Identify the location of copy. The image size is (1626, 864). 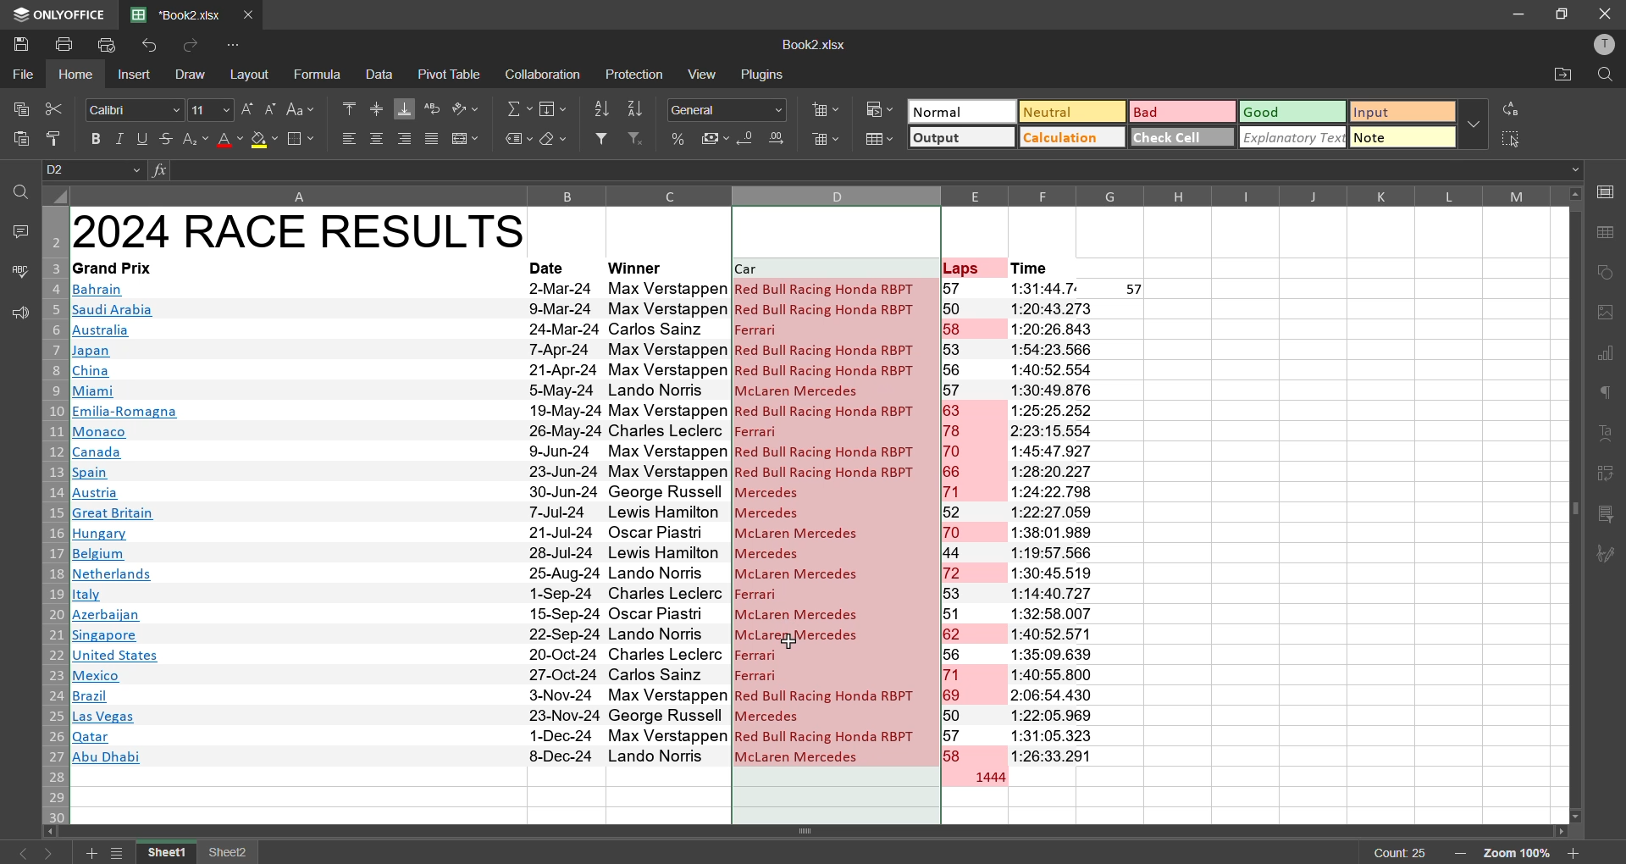
(17, 105).